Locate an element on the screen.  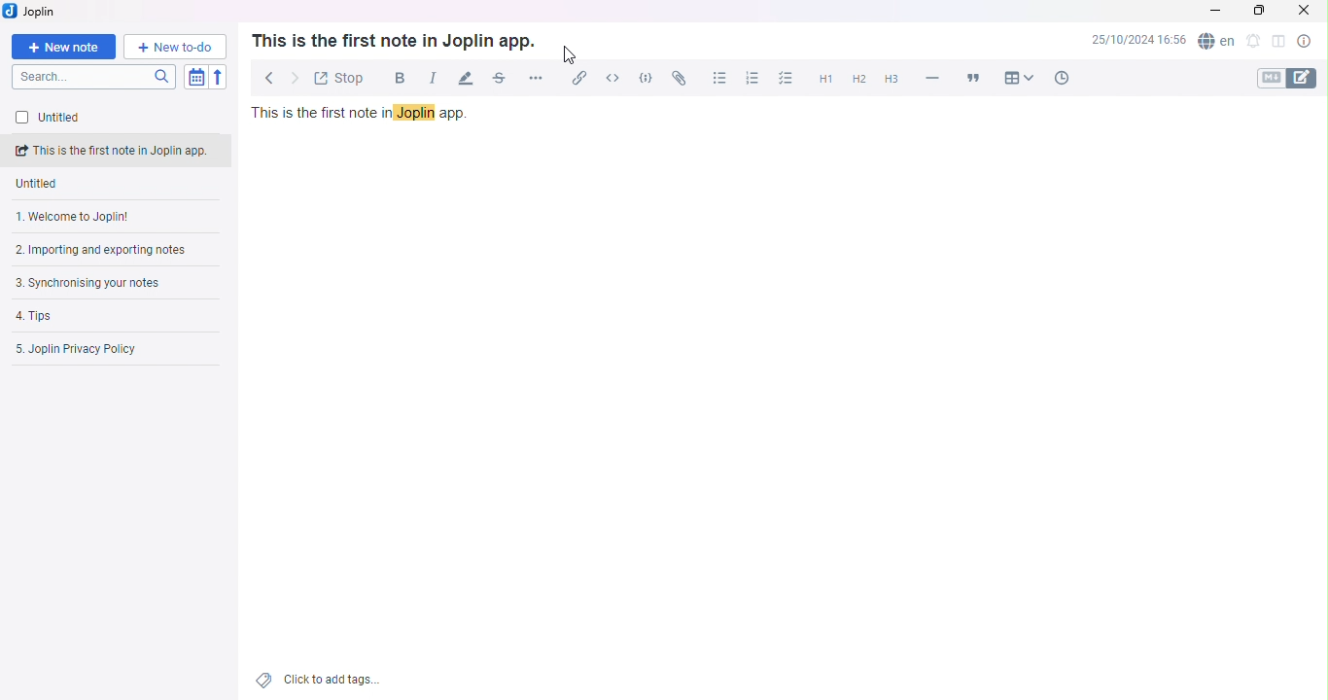
Heading 1 is located at coordinates (824, 80).